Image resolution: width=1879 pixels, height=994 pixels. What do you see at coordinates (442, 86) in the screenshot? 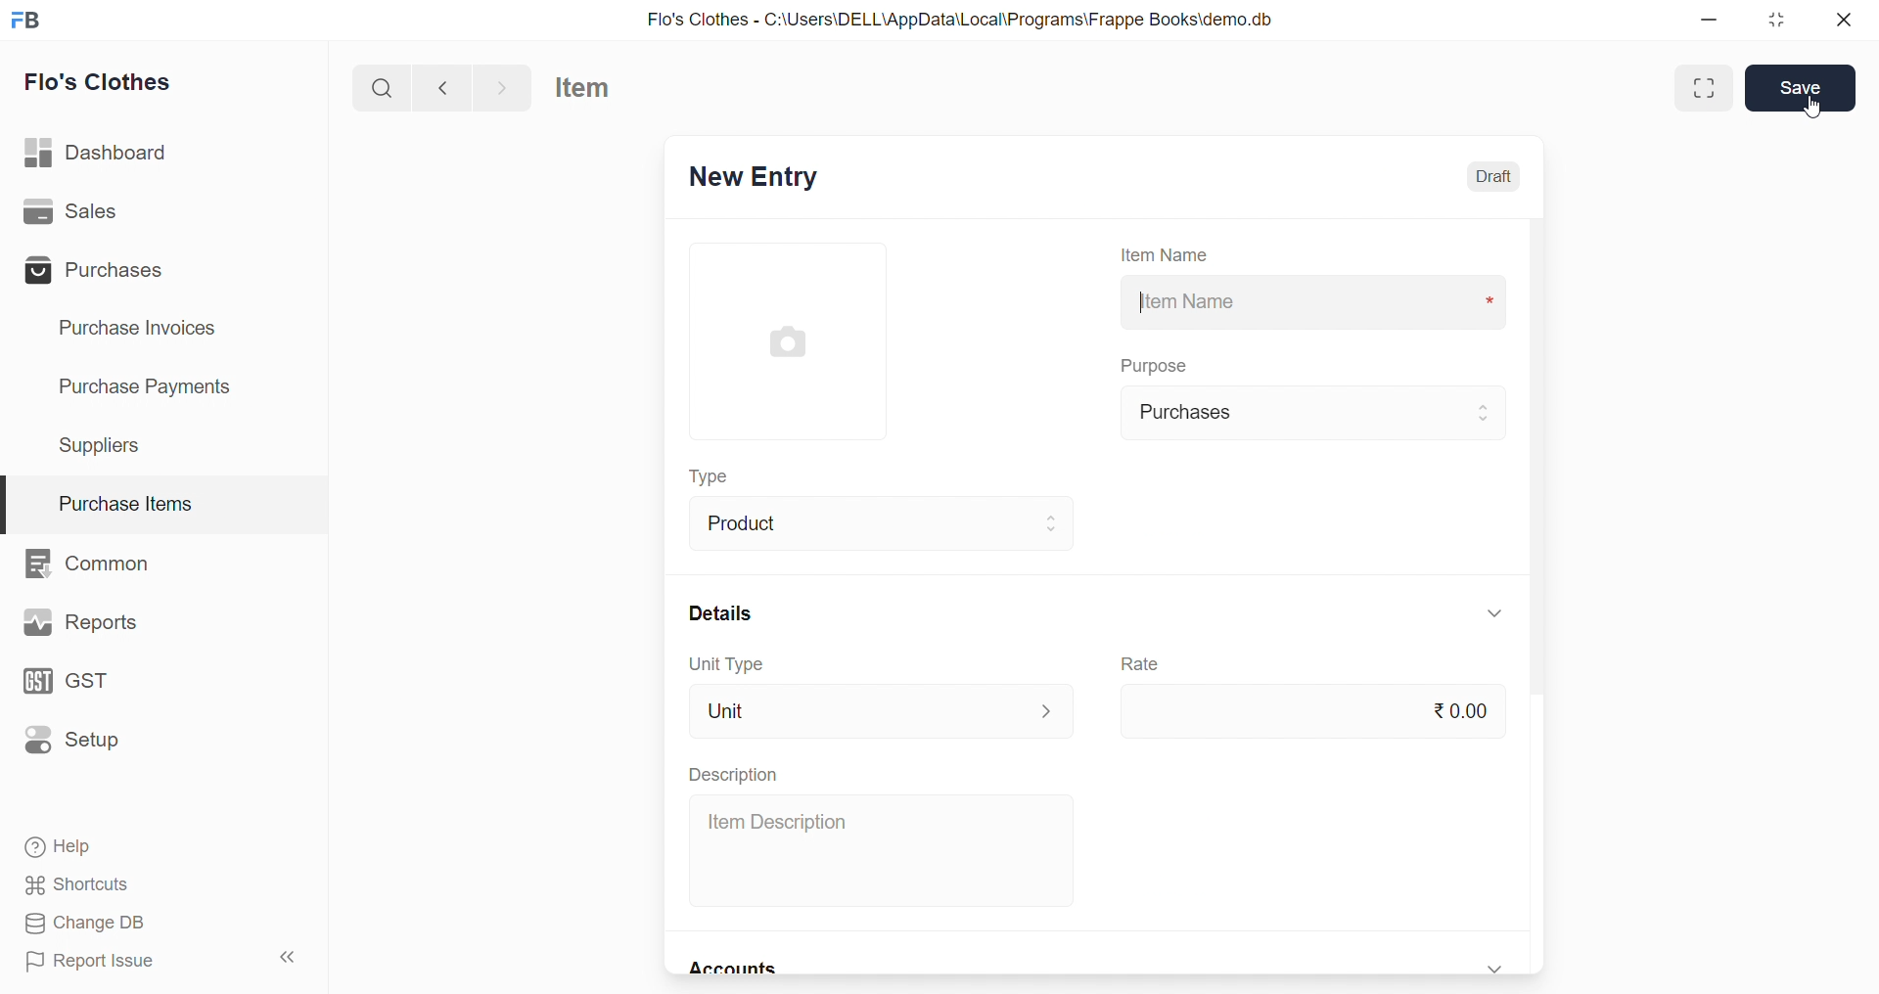
I see `navigate backward` at bounding box center [442, 86].